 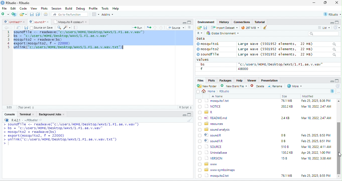 I want to click on ‘Mar 18, 2022, 2:47 AM, so click(x=316, y=136).